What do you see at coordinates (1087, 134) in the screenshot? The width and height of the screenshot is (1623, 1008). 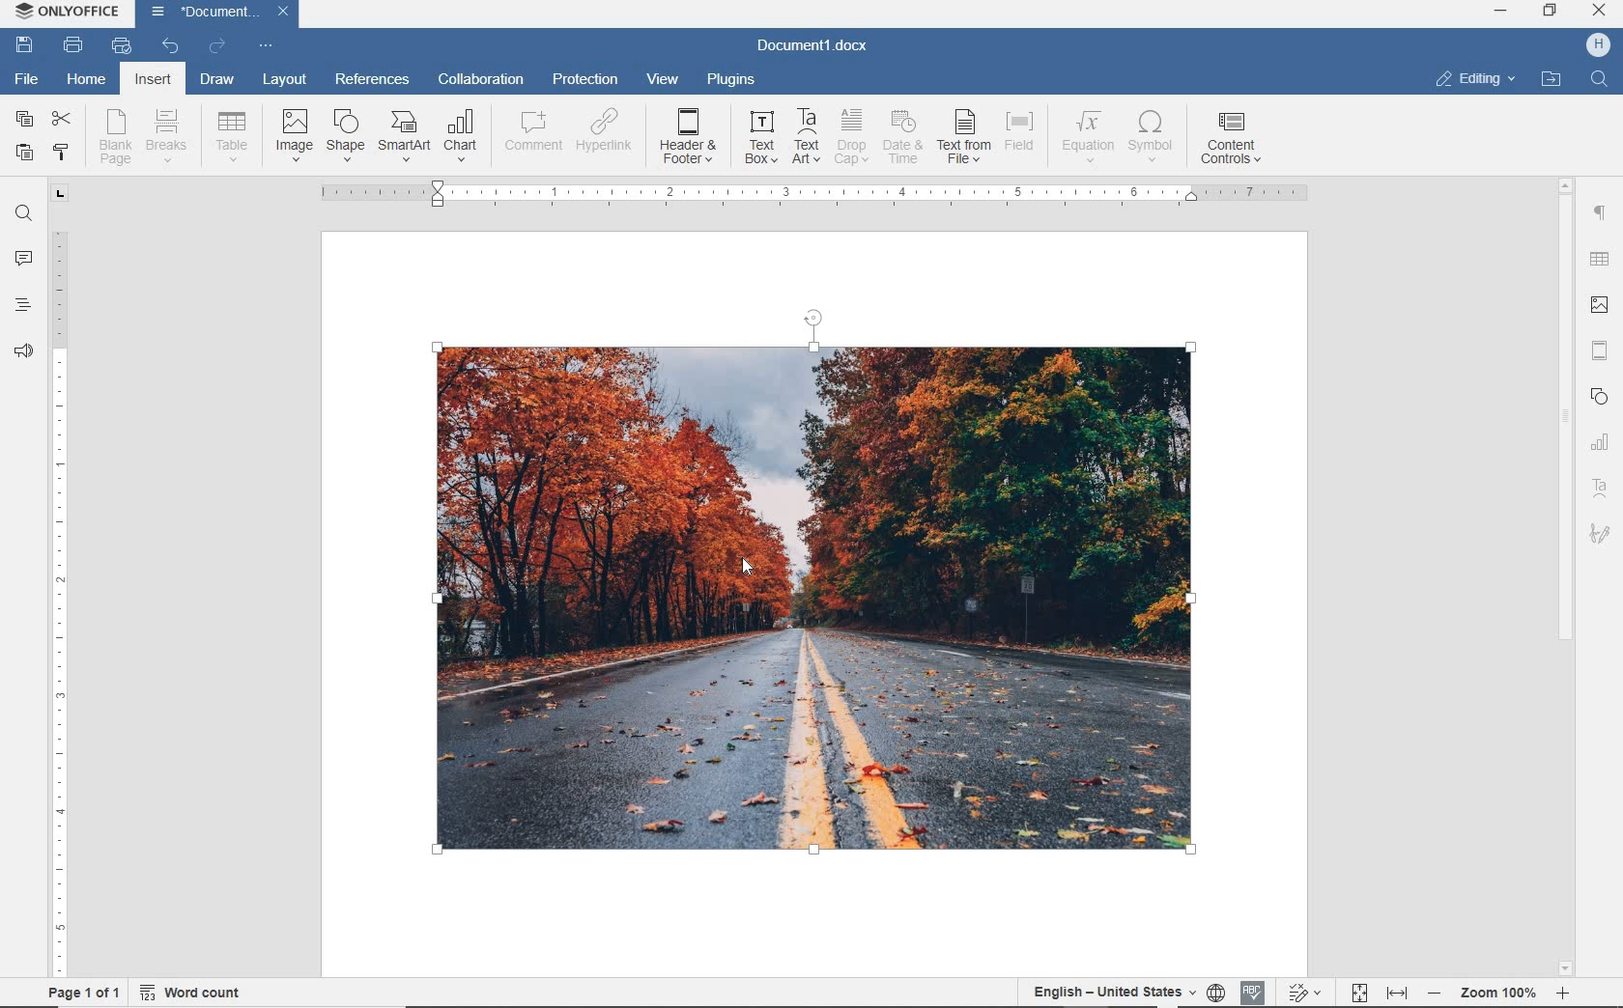 I see `equation` at bounding box center [1087, 134].